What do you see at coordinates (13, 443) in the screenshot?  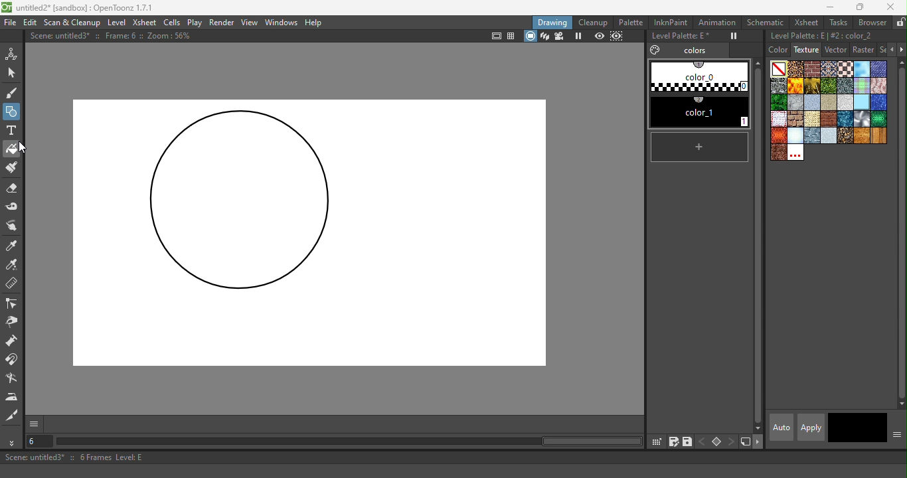 I see `More tools` at bounding box center [13, 443].